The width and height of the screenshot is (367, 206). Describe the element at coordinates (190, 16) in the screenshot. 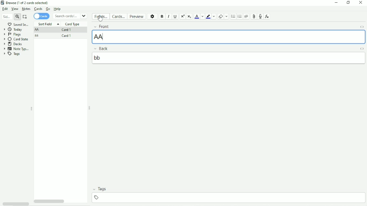

I see `Subscript` at that location.